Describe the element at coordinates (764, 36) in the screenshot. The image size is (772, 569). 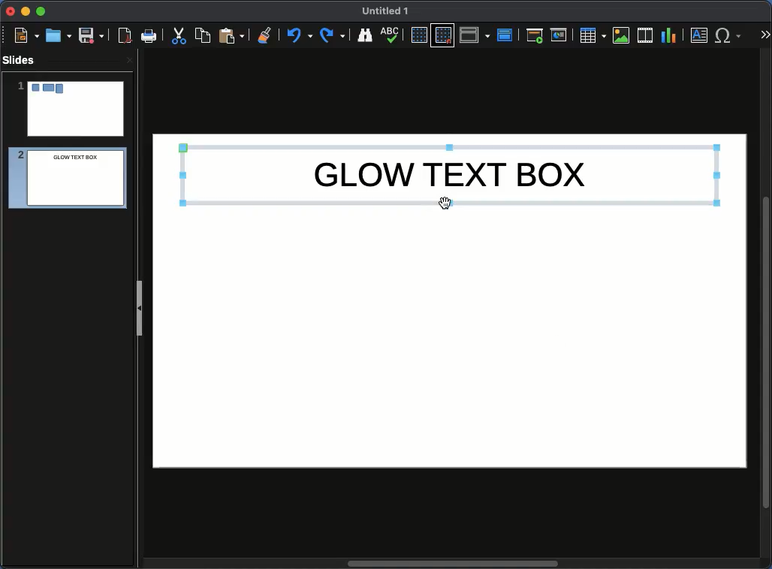
I see `More` at that location.